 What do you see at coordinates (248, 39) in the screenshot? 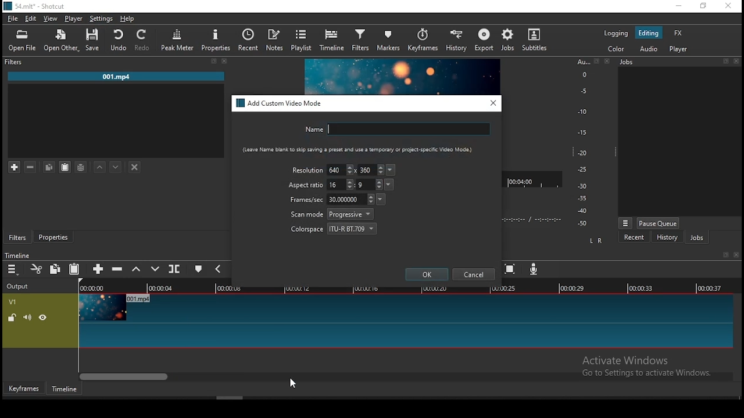
I see `recent` at bounding box center [248, 39].